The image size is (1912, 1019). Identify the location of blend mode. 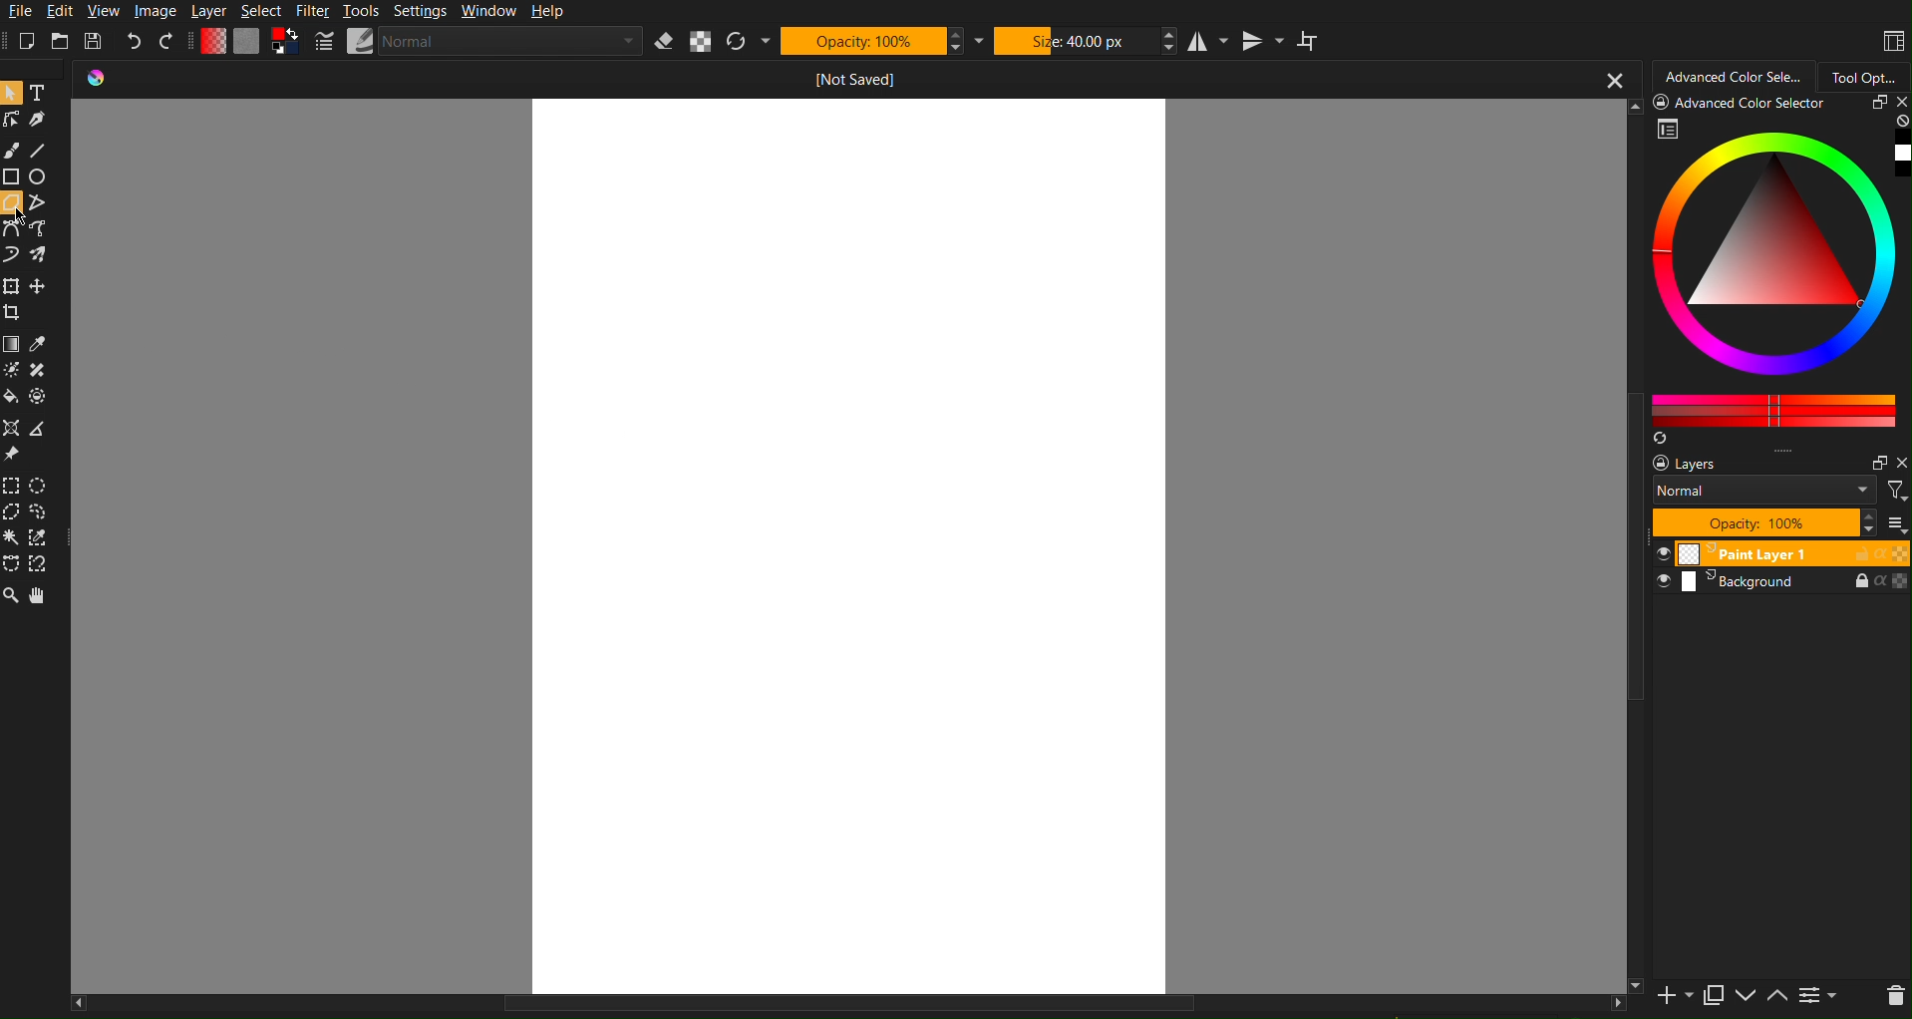
(1765, 491).